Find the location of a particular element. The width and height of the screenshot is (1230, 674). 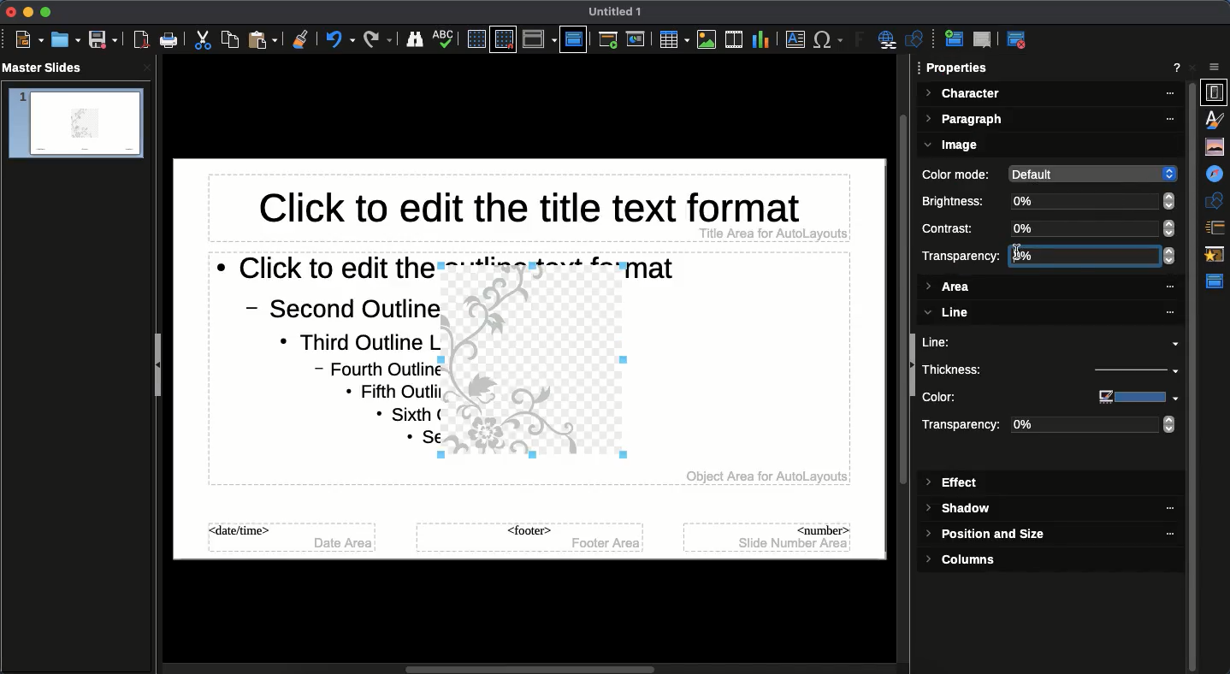

Image added is located at coordinates (537, 366).